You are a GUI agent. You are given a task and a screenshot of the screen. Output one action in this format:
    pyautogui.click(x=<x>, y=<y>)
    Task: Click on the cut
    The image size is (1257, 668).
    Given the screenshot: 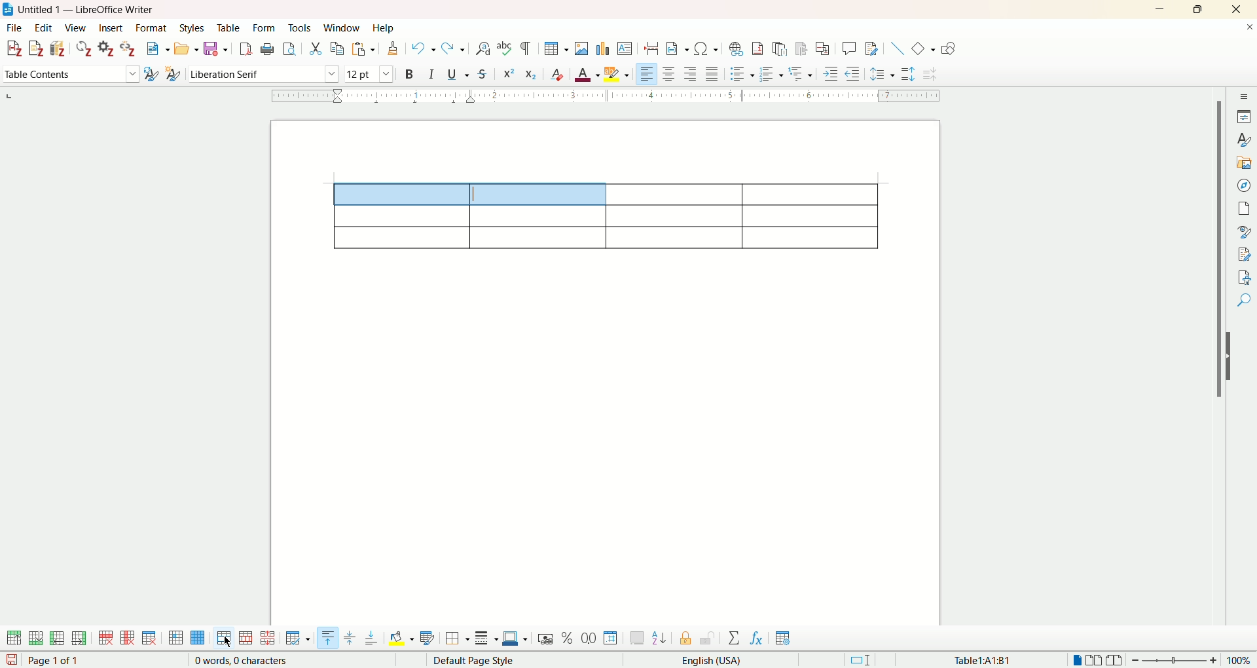 What is the action you would take?
    pyautogui.click(x=316, y=47)
    